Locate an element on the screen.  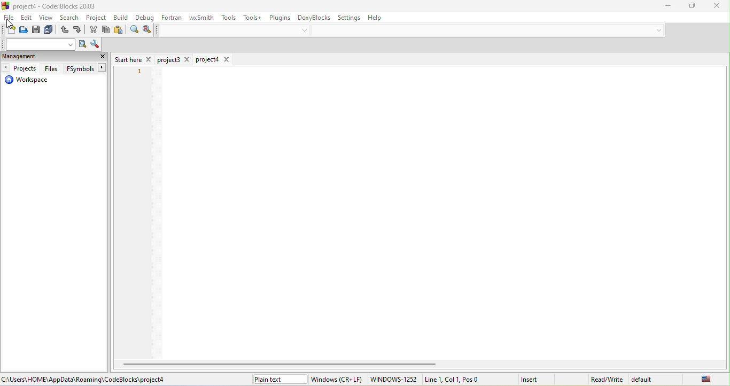
minimize is located at coordinates (663, 6).